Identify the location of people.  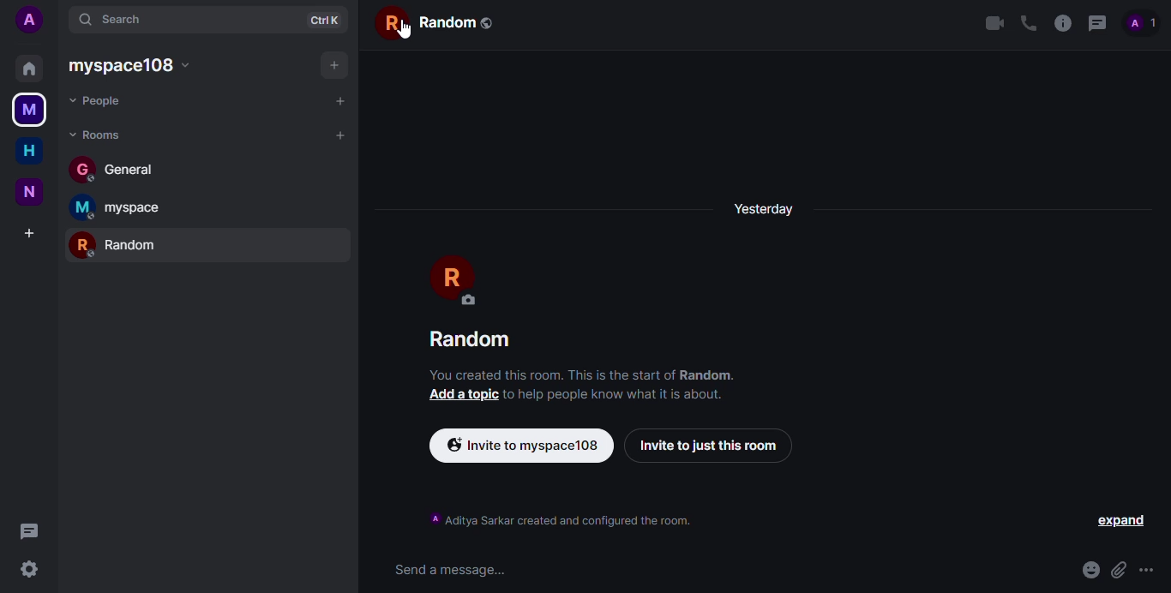
(100, 101).